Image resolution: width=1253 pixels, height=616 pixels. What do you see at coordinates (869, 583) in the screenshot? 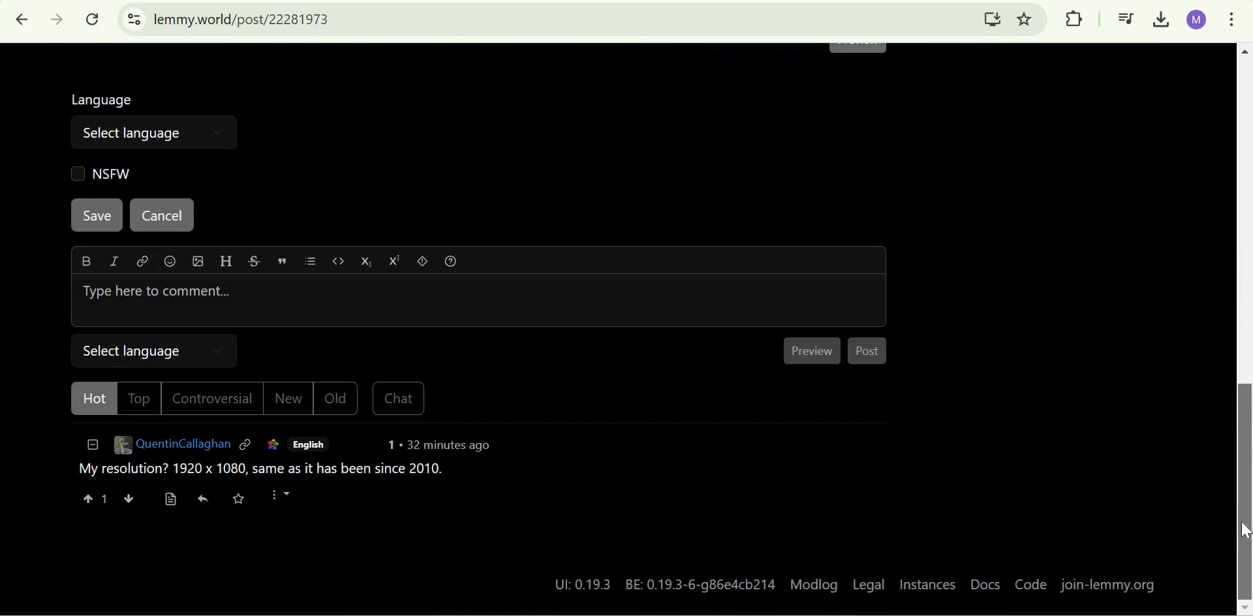
I see `Legal` at bounding box center [869, 583].